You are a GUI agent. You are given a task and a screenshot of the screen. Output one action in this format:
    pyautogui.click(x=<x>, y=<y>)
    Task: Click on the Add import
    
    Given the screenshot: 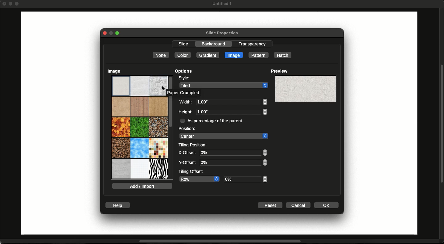 What is the action you would take?
    pyautogui.click(x=142, y=186)
    